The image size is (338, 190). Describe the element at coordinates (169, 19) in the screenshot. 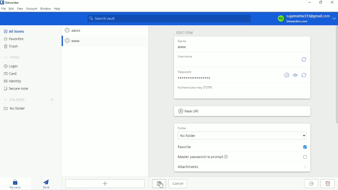

I see `Search vault` at that location.